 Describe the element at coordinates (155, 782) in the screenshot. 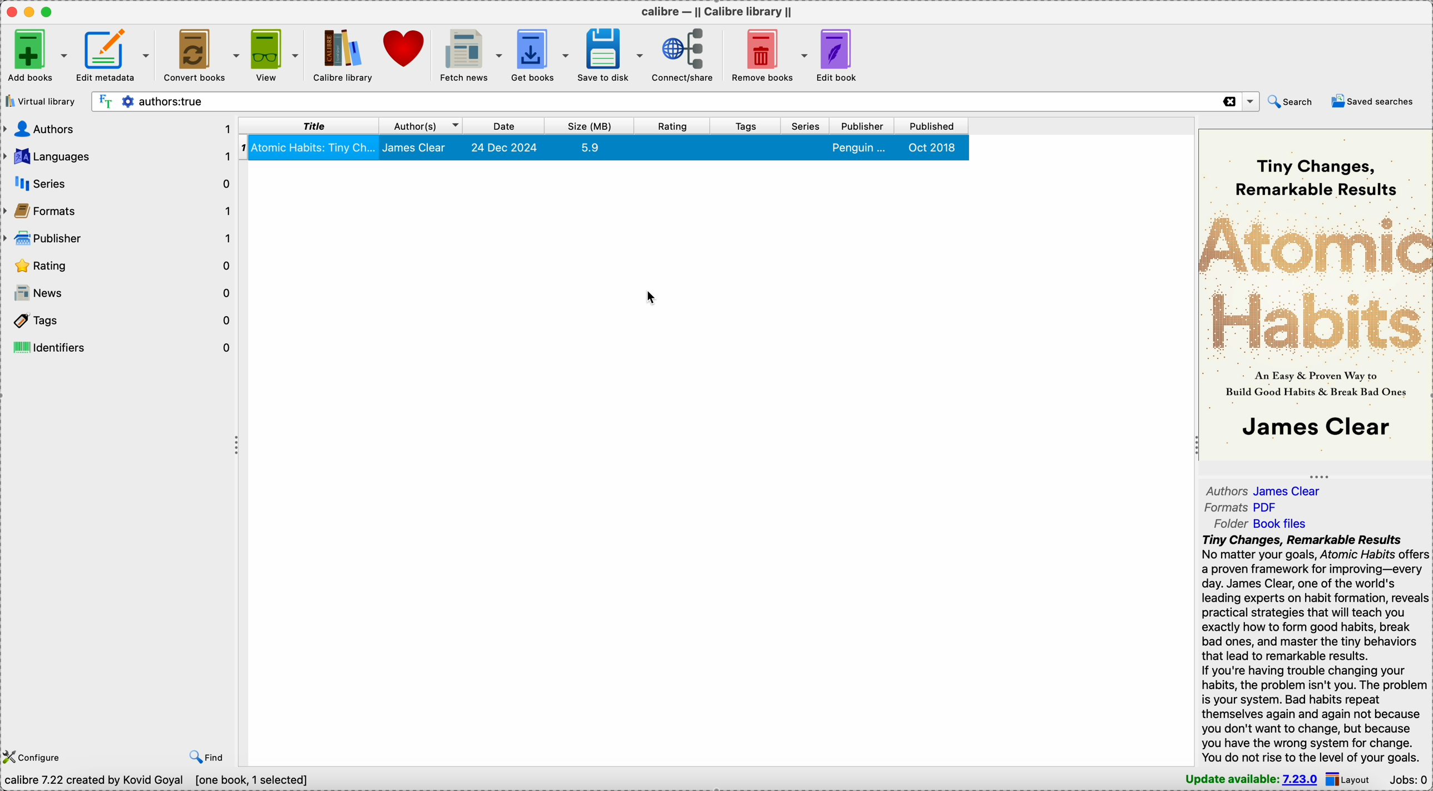

I see `Calibre 7.22 created by Kovid Goyal [one book, 1 selected]` at that location.